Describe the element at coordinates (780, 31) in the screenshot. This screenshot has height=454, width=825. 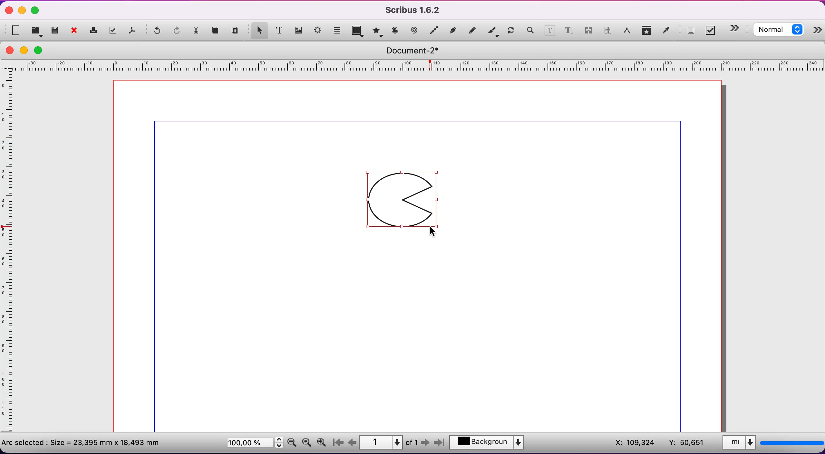
I see `select image preview quality` at that location.